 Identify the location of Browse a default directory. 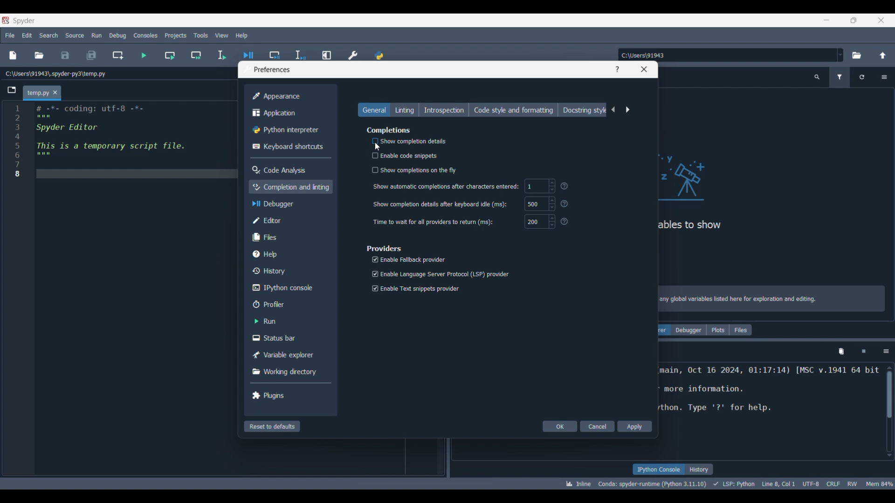
(857, 55).